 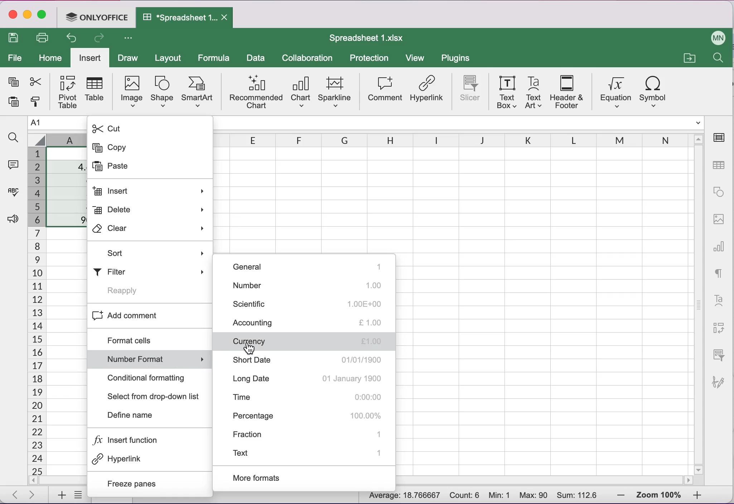 What do you see at coordinates (151, 192) in the screenshot?
I see `Insert` at bounding box center [151, 192].